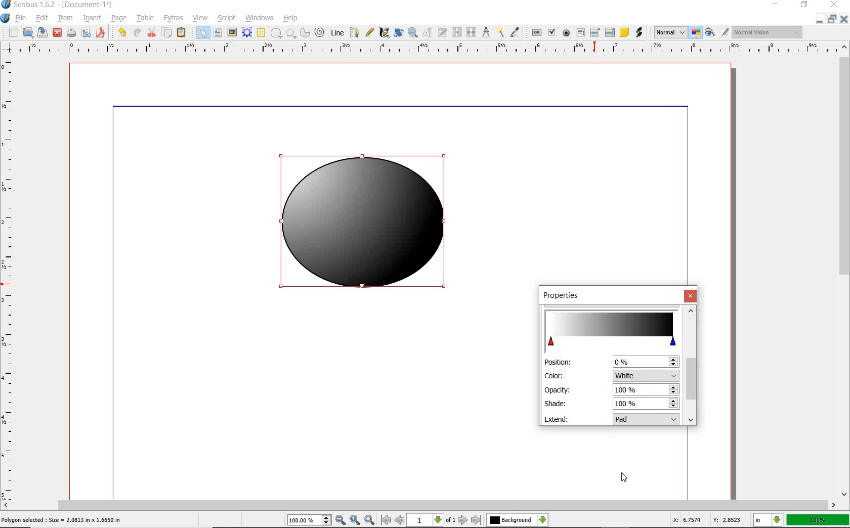  I want to click on scroll bar, so click(691, 380).